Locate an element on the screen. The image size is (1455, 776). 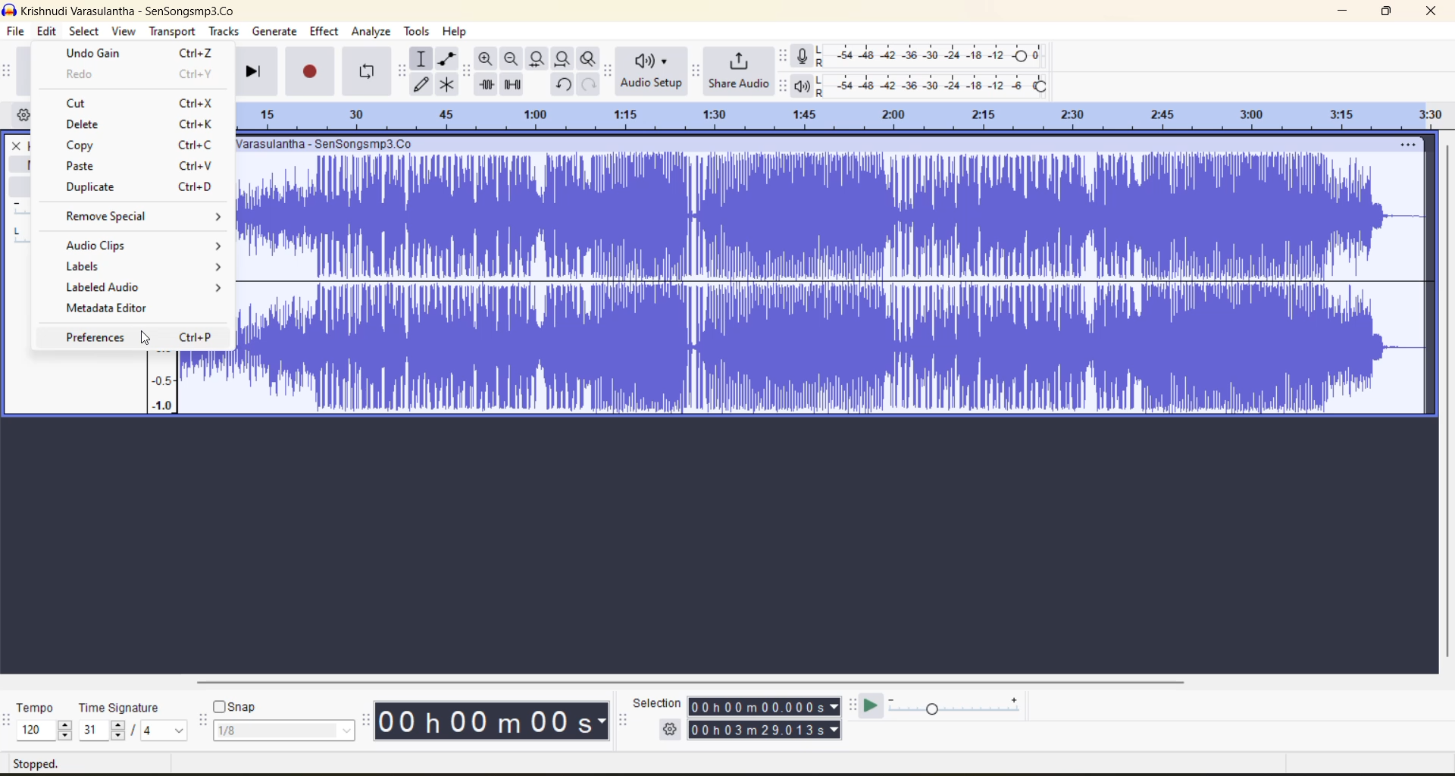
transport tool bar is located at coordinates (10, 72).